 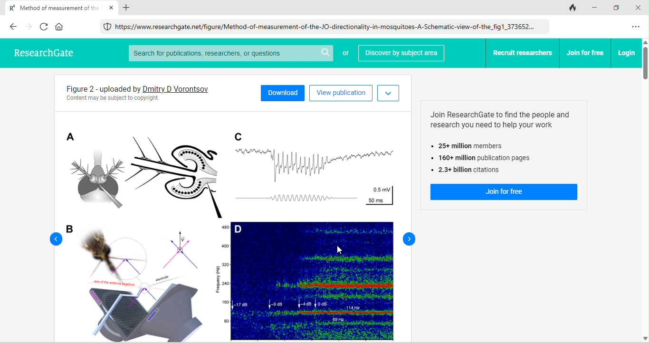 I want to click on download, so click(x=283, y=92).